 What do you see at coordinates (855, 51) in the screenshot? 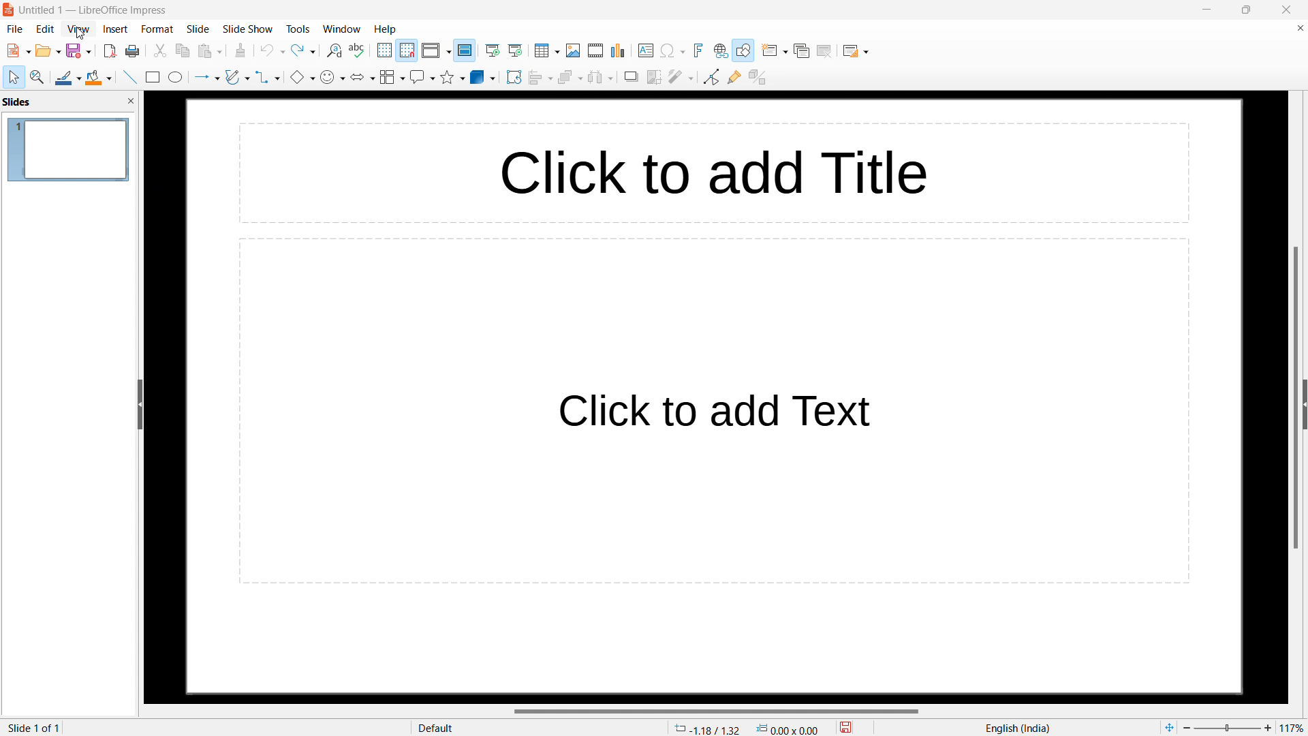
I see `slide layout` at bounding box center [855, 51].